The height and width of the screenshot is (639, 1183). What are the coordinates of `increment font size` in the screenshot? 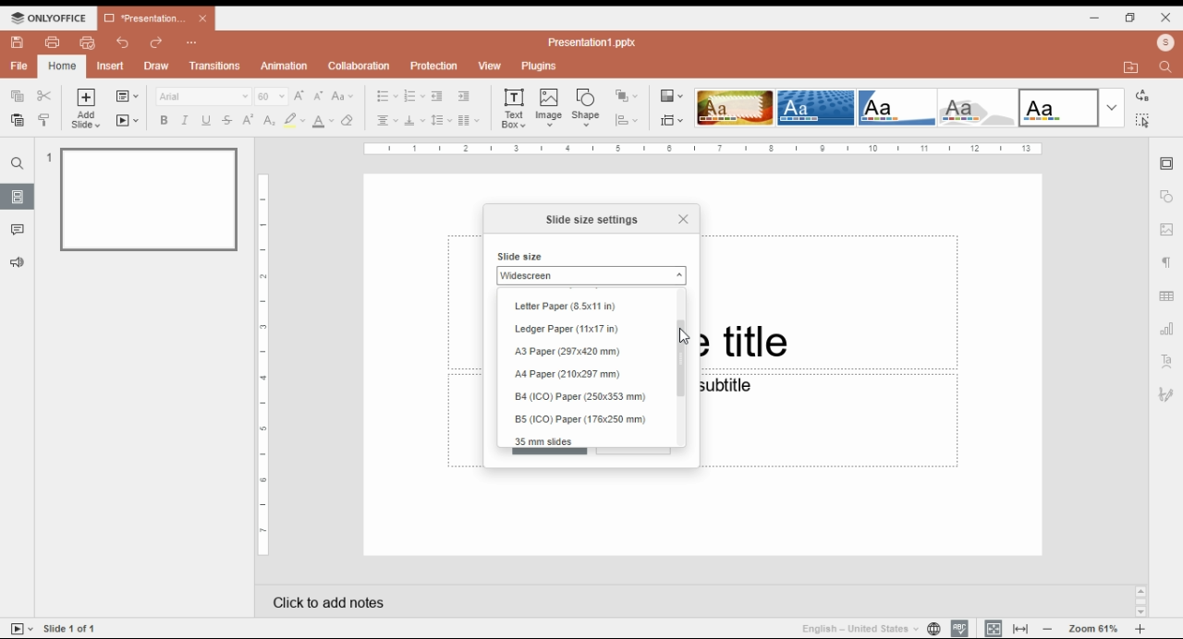 It's located at (299, 95).